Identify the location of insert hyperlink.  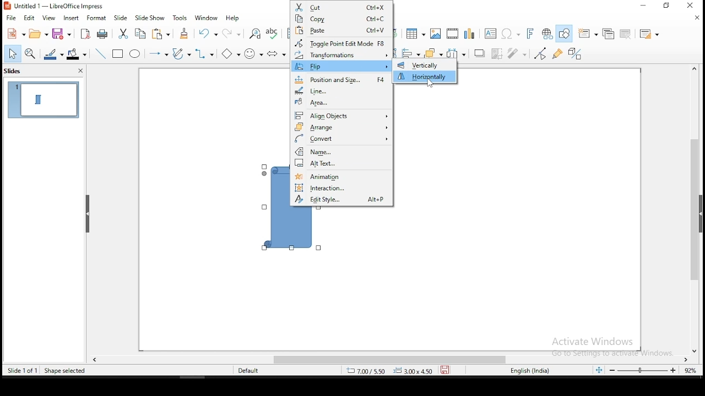
(547, 32).